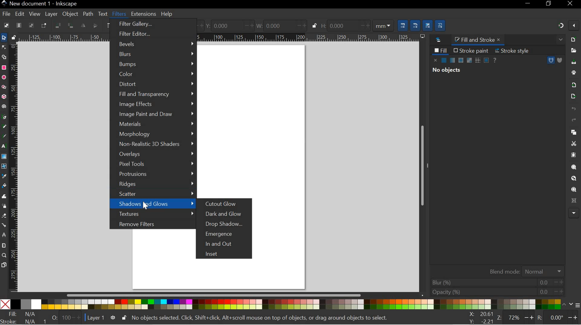  Describe the element at coordinates (495, 292) in the screenshot. I see `OPACITY` at that location.